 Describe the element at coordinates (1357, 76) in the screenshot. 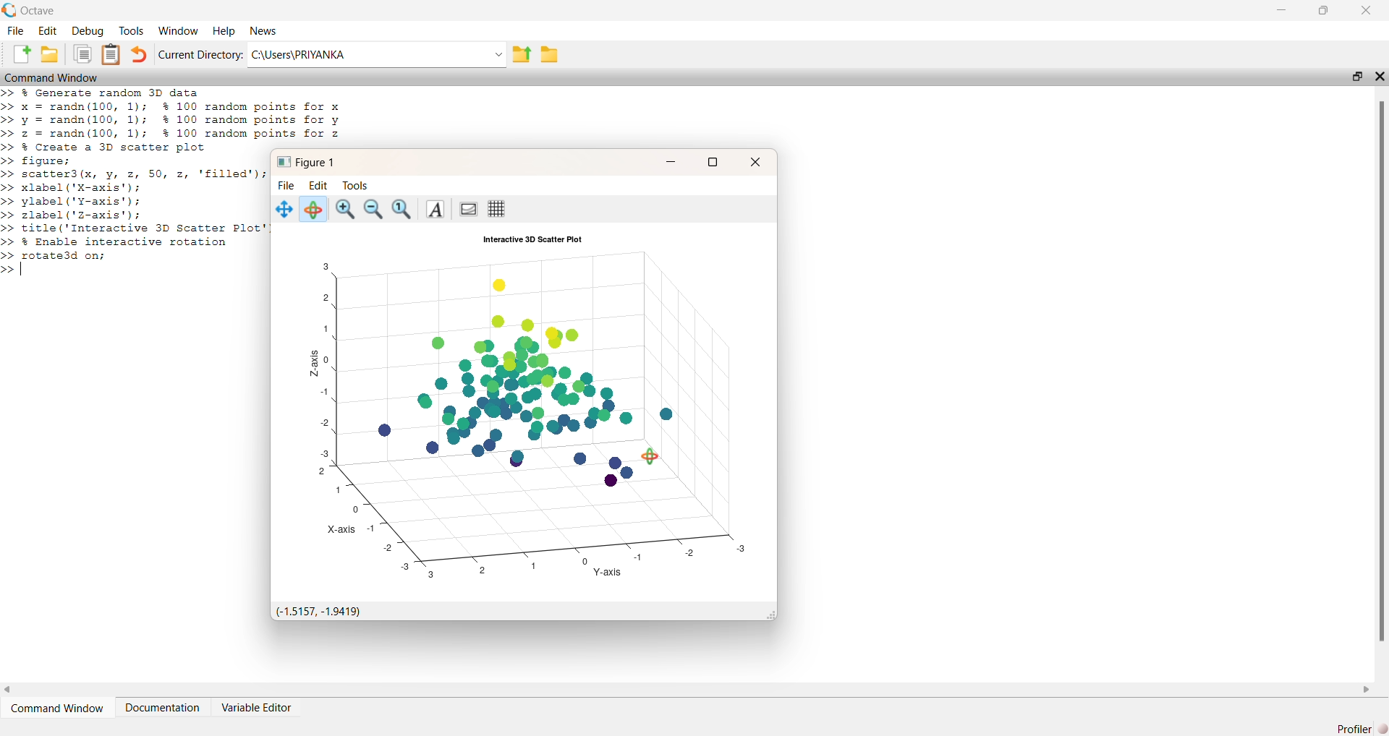

I see `resize` at that location.